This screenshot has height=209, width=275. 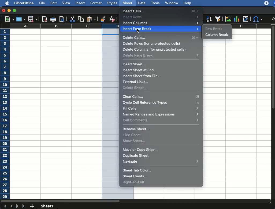 I want to click on format, so click(x=96, y=3).